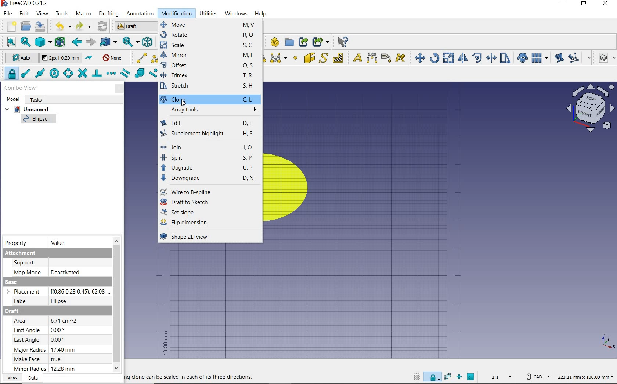 This screenshot has height=384, width=617. What do you see at coordinates (7, 13) in the screenshot?
I see `file` at bounding box center [7, 13].